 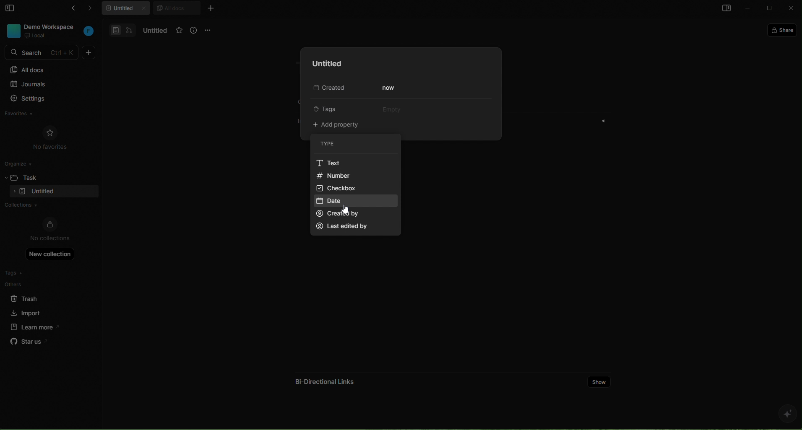 I want to click on DEMO WORKSPACE, so click(x=52, y=26).